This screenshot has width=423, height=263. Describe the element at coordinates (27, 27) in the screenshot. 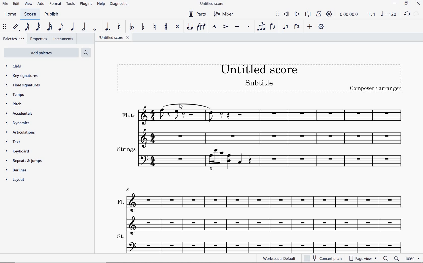

I see `64TH NOTE` at that location.